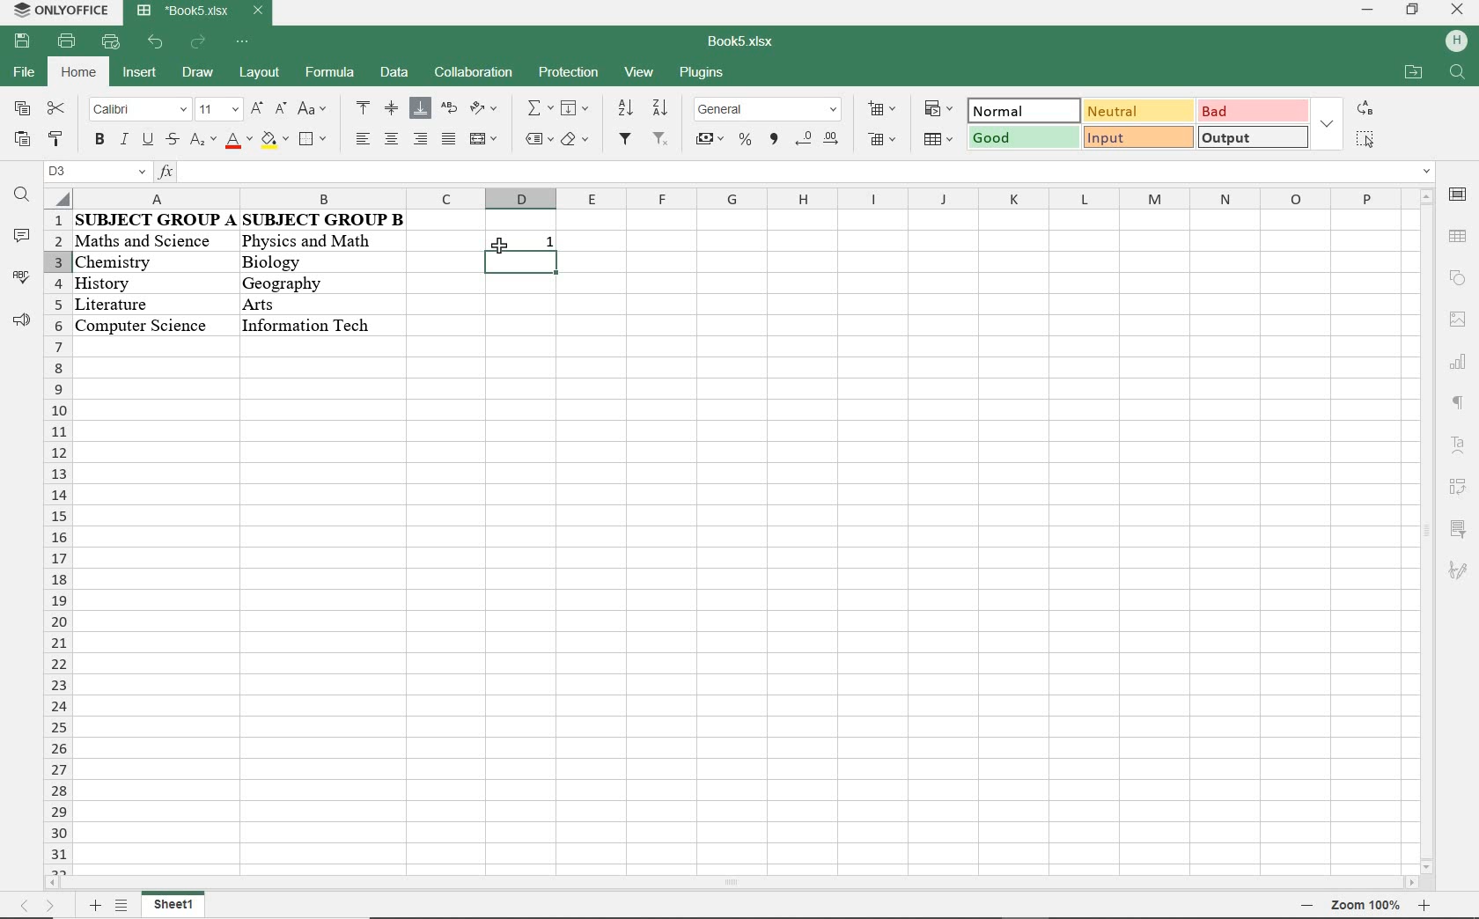 Image resolution: width=1479 pixels, height=919 pixels. Describe the element at coordinates (314, 141) in the screenshot. I see `borders` at that location.